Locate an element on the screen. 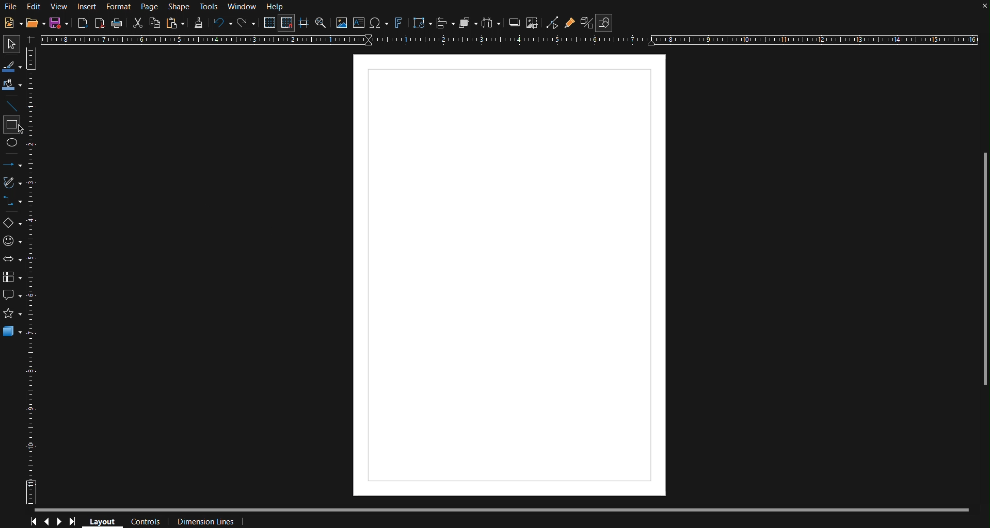  Rectangle is located at coordinates (12, 124).